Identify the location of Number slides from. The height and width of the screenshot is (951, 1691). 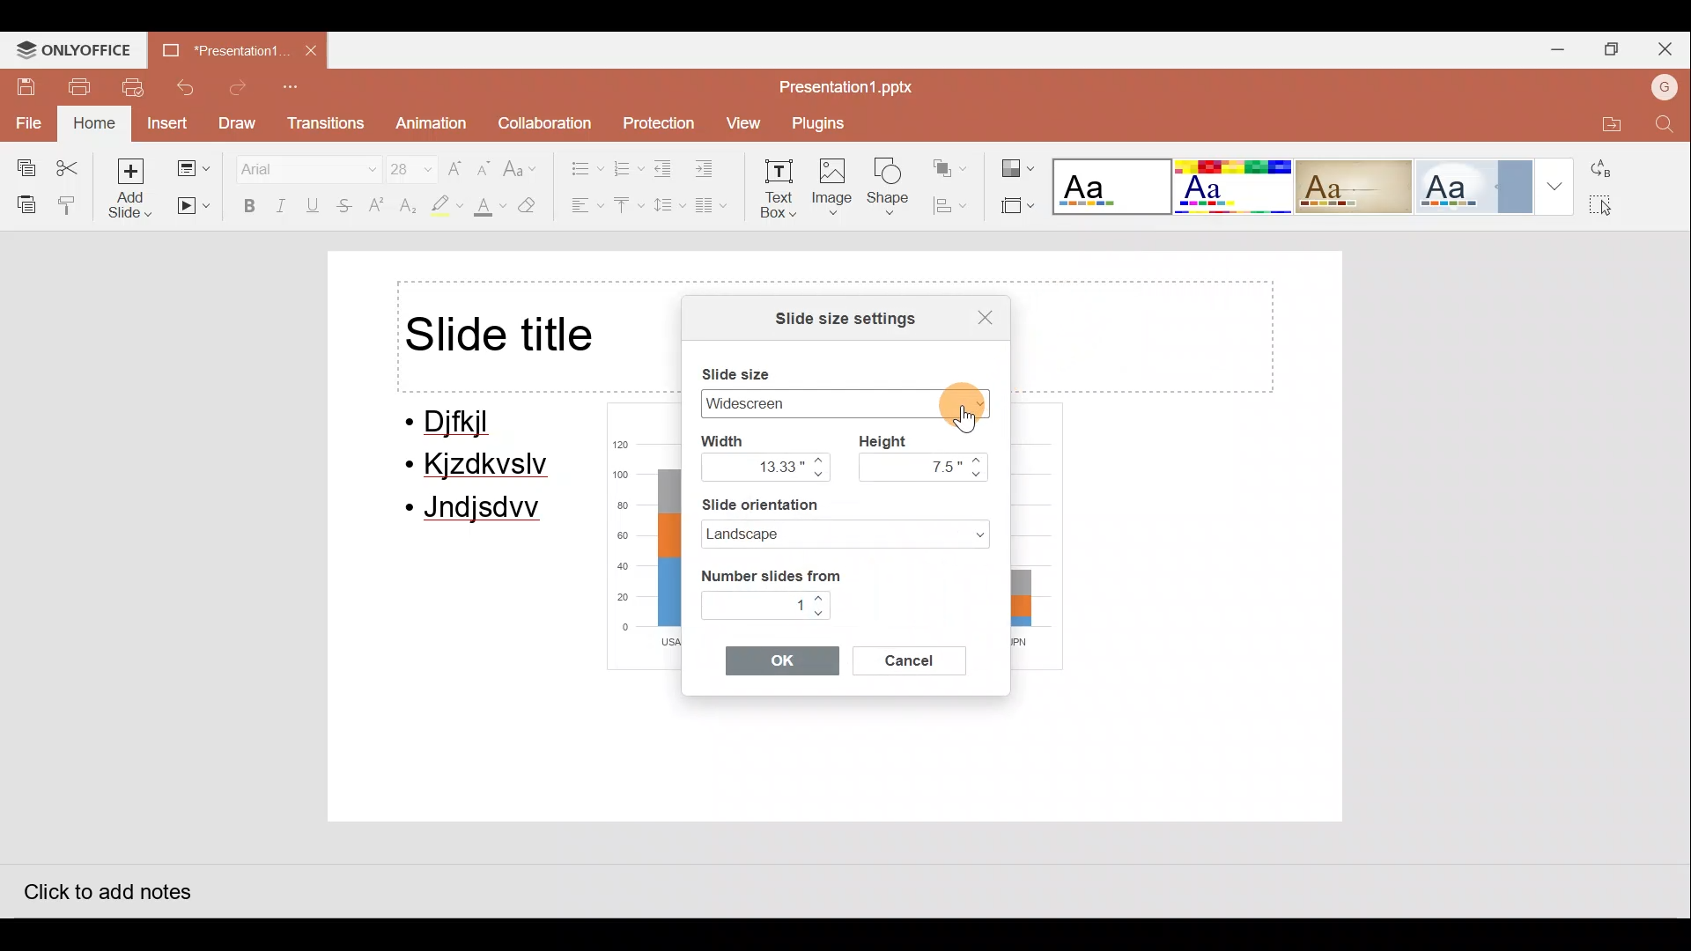
(769, 572).